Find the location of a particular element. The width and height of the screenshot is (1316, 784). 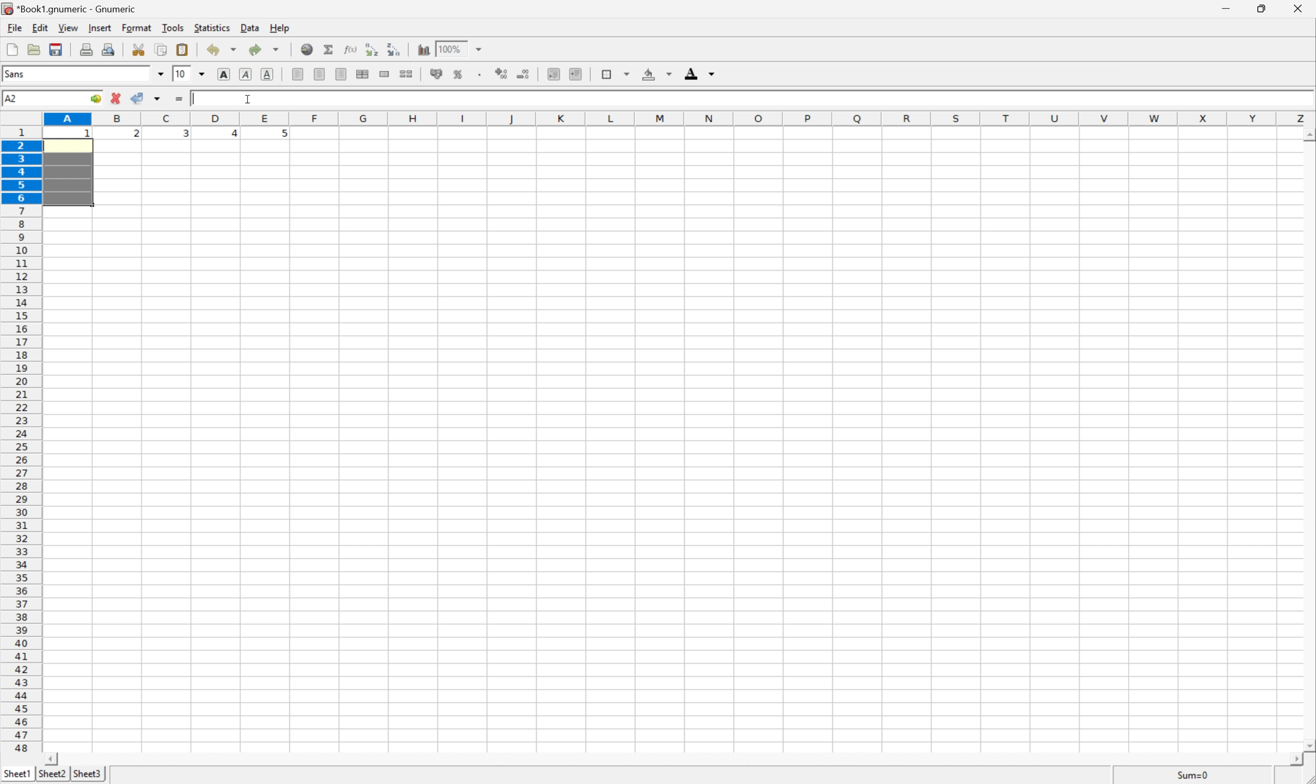

copy is located at coordinates (162, 48).